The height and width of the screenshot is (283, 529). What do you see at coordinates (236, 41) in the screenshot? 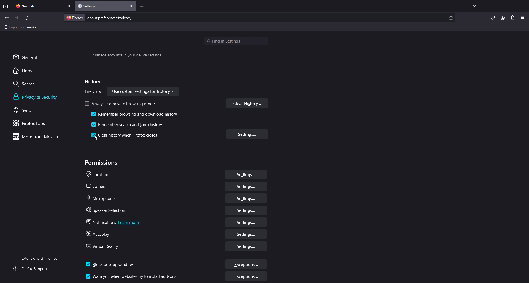
I see `search settings` at bounding box center [236, 41].